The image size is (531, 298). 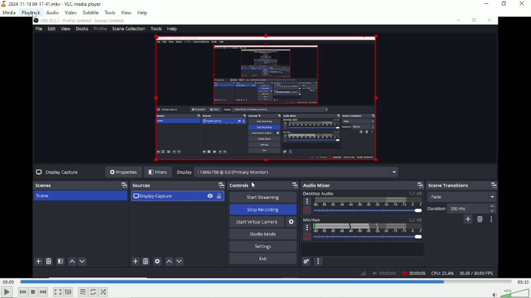 What do you see at coordinates (52, 12) in the screenshot?
I see `Audio` at bounding box center [52, 12].